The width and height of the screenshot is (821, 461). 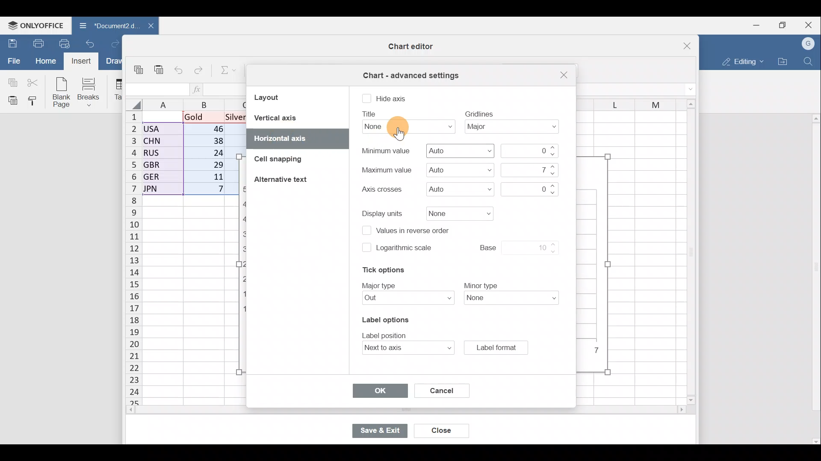 I want to click on Minimum value, so click(x=532, y=151).